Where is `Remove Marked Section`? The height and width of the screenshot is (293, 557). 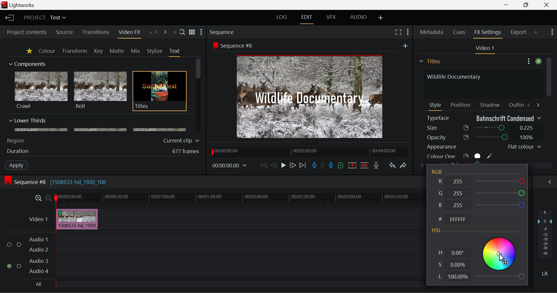
Remove Marked Section is located at coordinates (352, 165).